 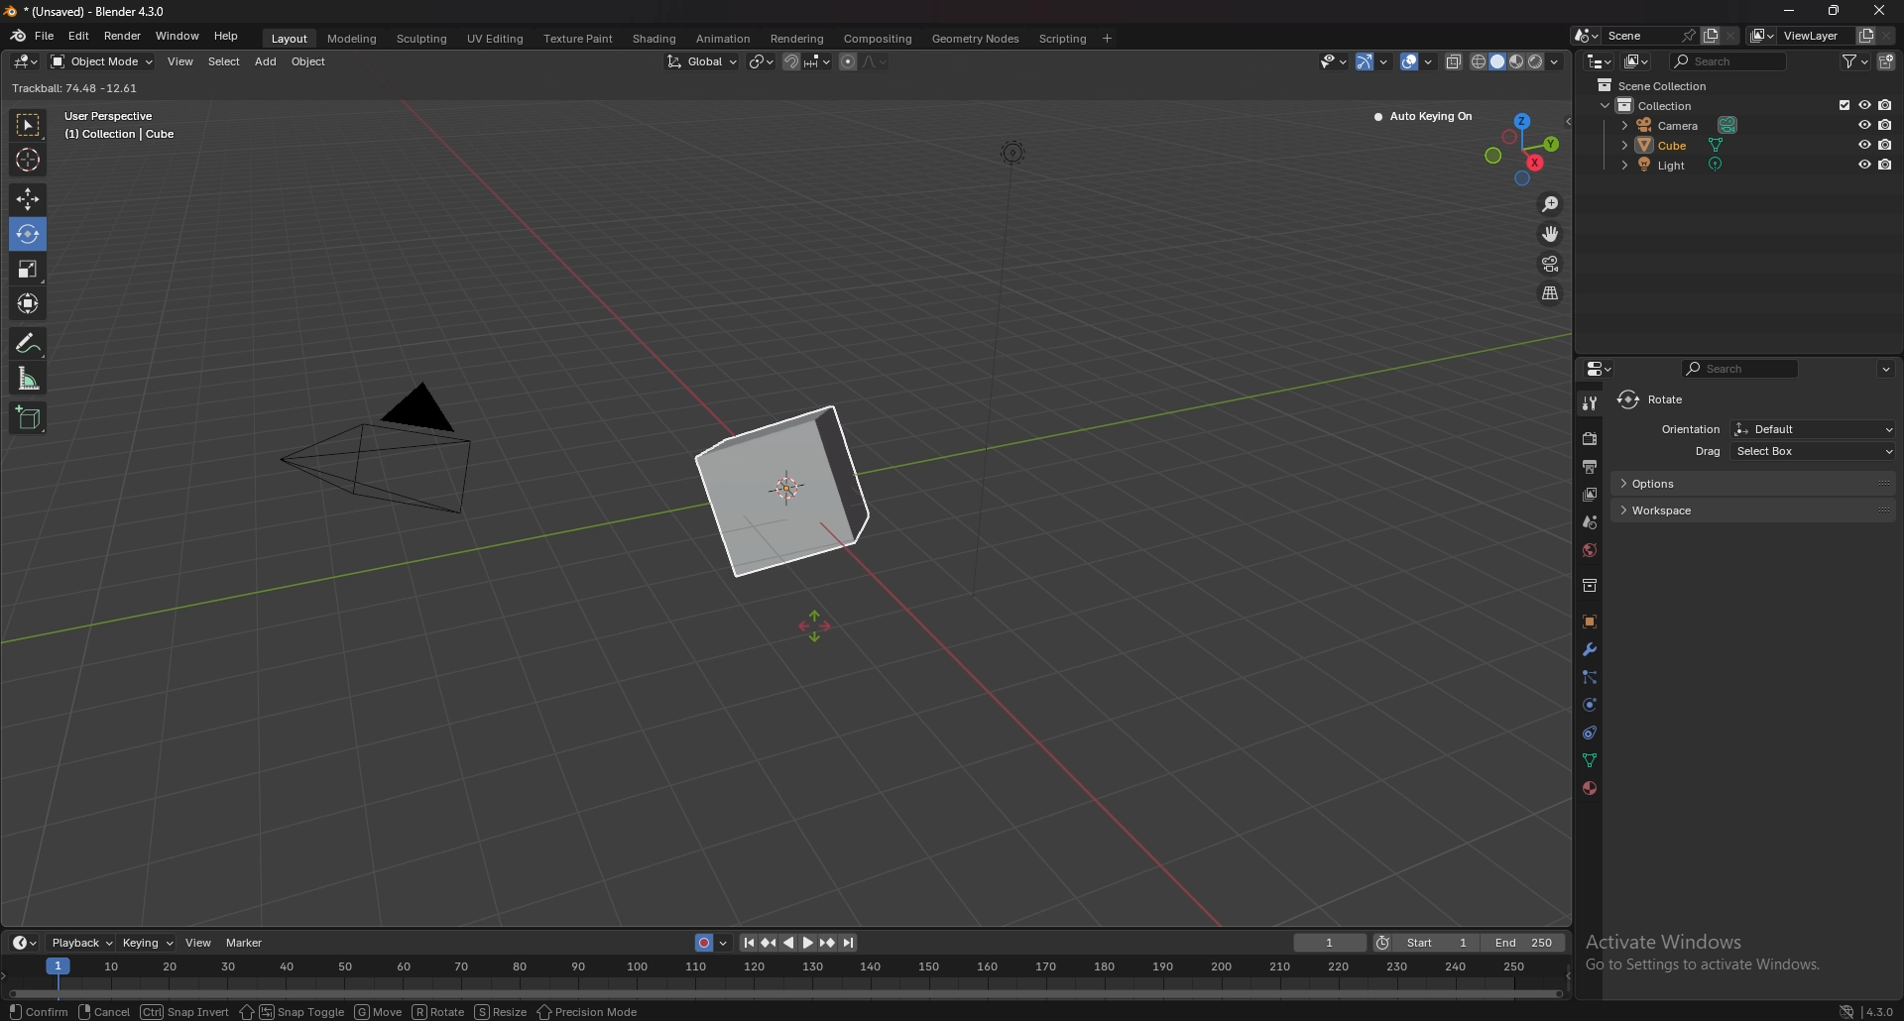 I want to click on add scene, so click(x=1710, y=35).